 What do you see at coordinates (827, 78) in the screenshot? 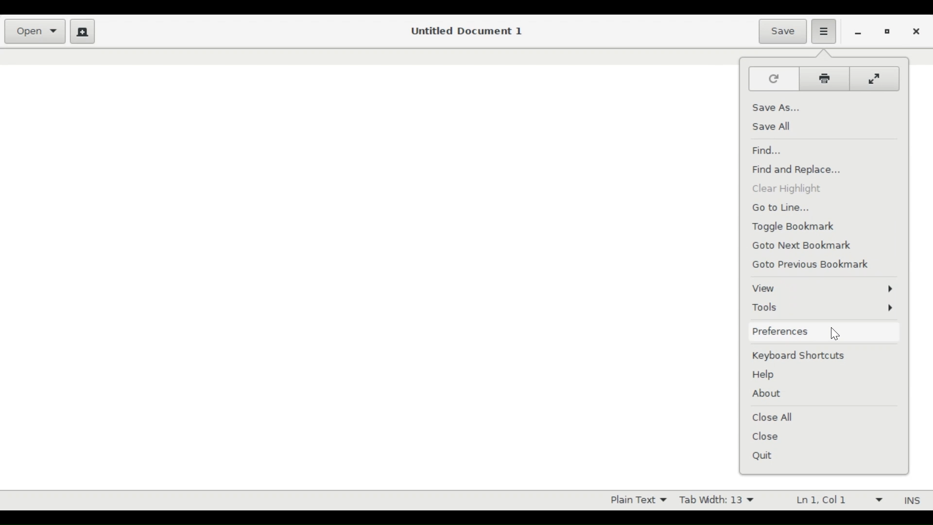
I see `Print` at bounding box center [827, 78].